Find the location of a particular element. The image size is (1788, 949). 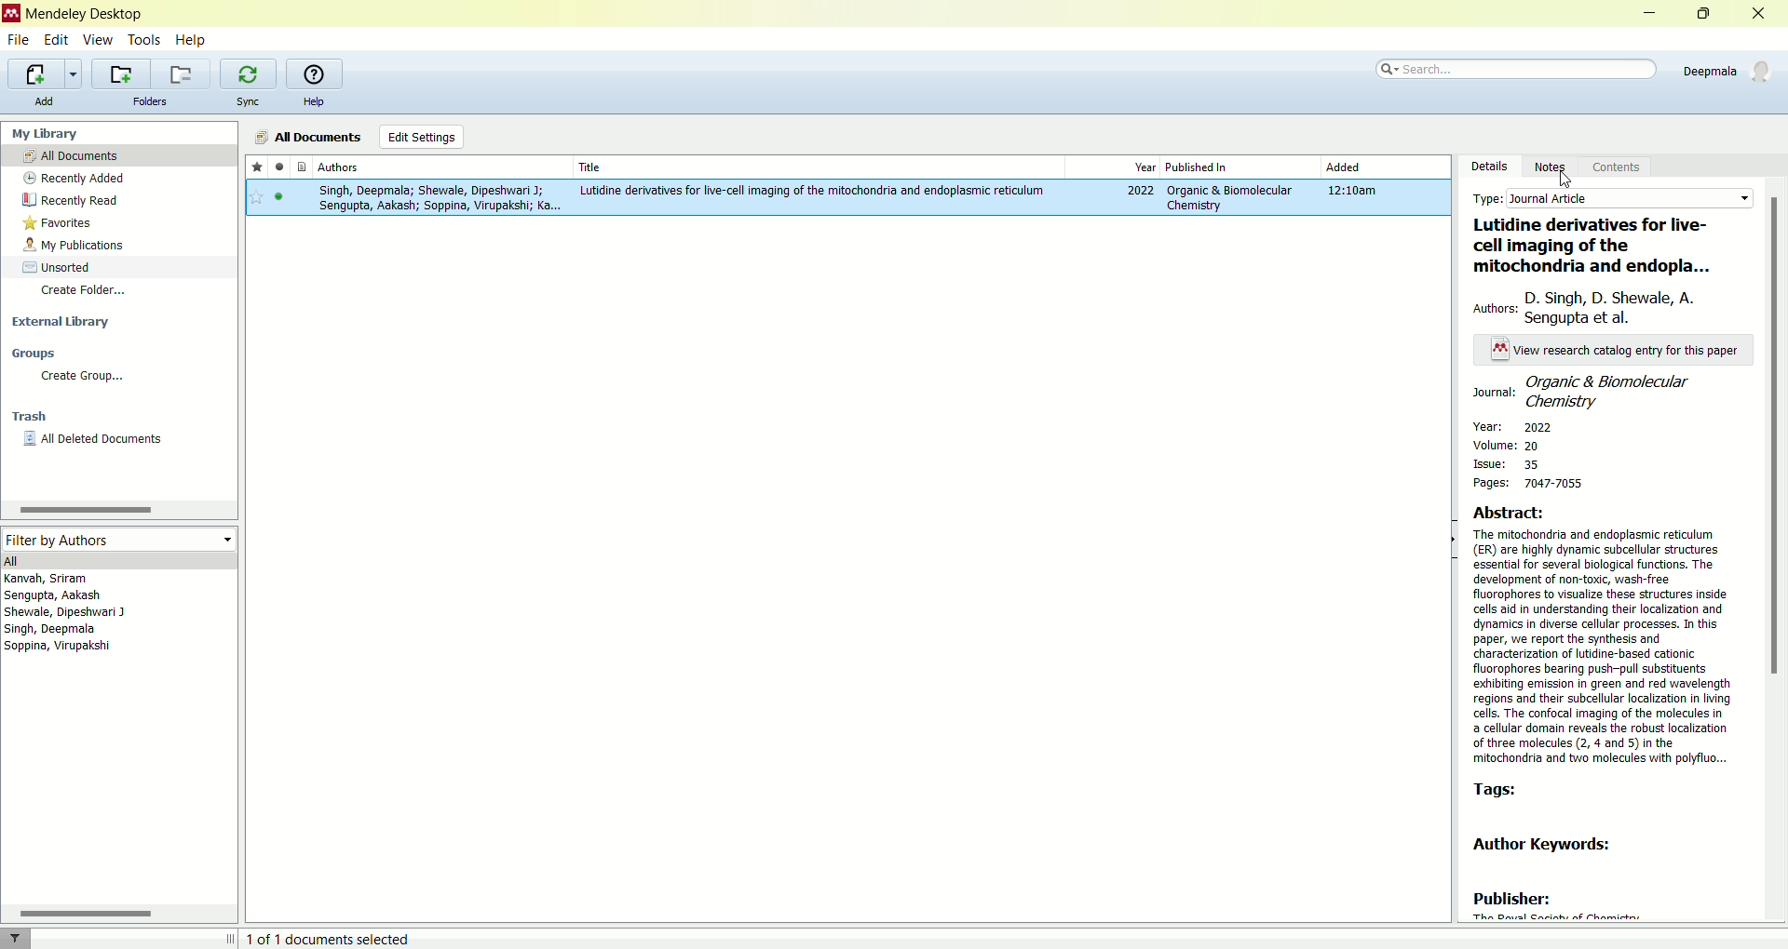

Organic & Biomolecular Chemistry is located at coordinates (1228, 197).